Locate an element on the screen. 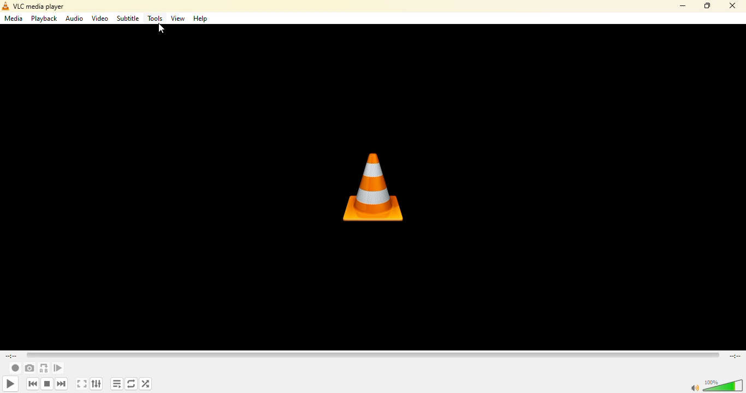  audio is located at coordinates (74, 20).